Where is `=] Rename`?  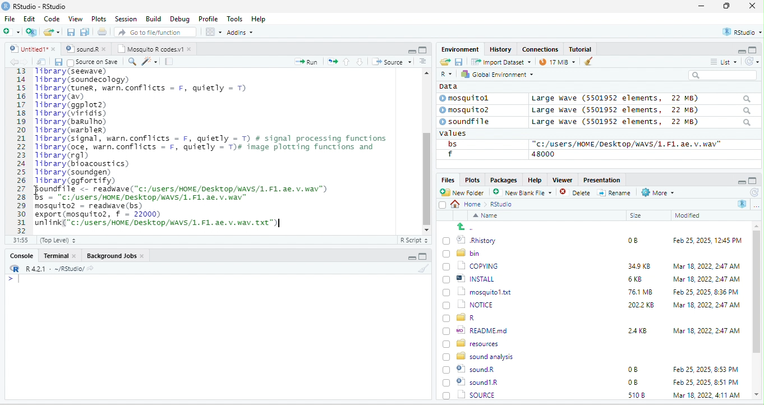
=] Rename is located at coordinates (615, 192).